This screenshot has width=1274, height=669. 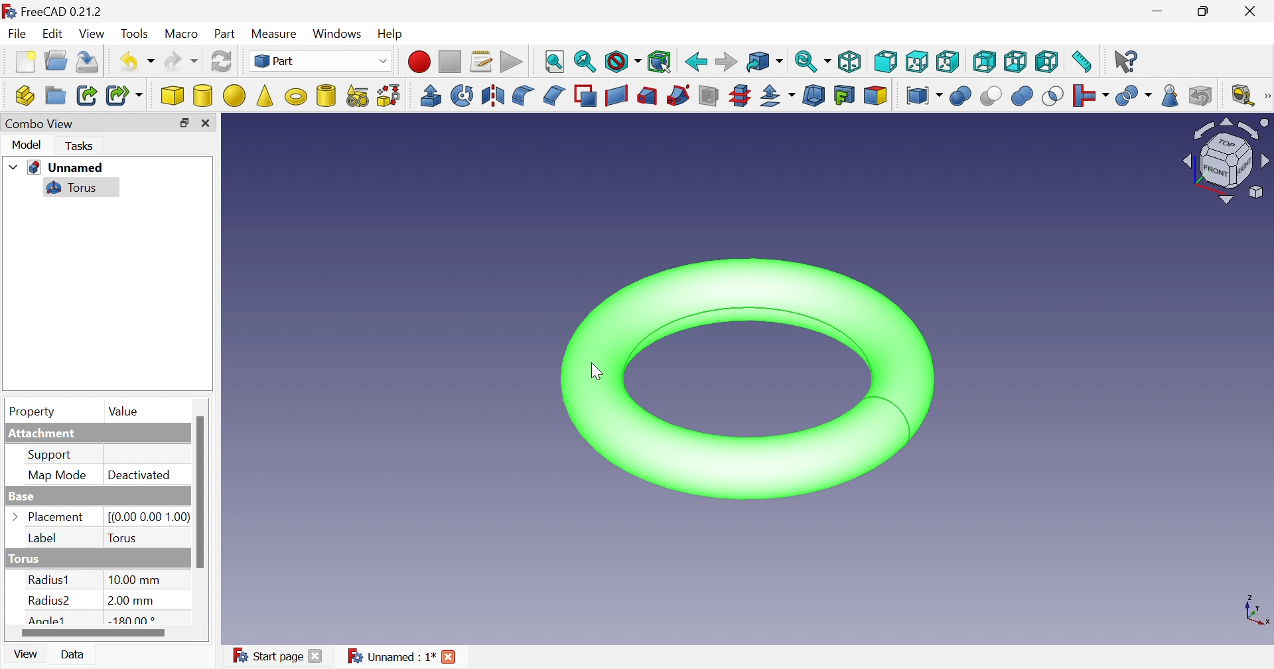 What do you see at coordinates (1133, 96) in the screenshot?
I see `Split objects` at bounding box center [1133, 96].